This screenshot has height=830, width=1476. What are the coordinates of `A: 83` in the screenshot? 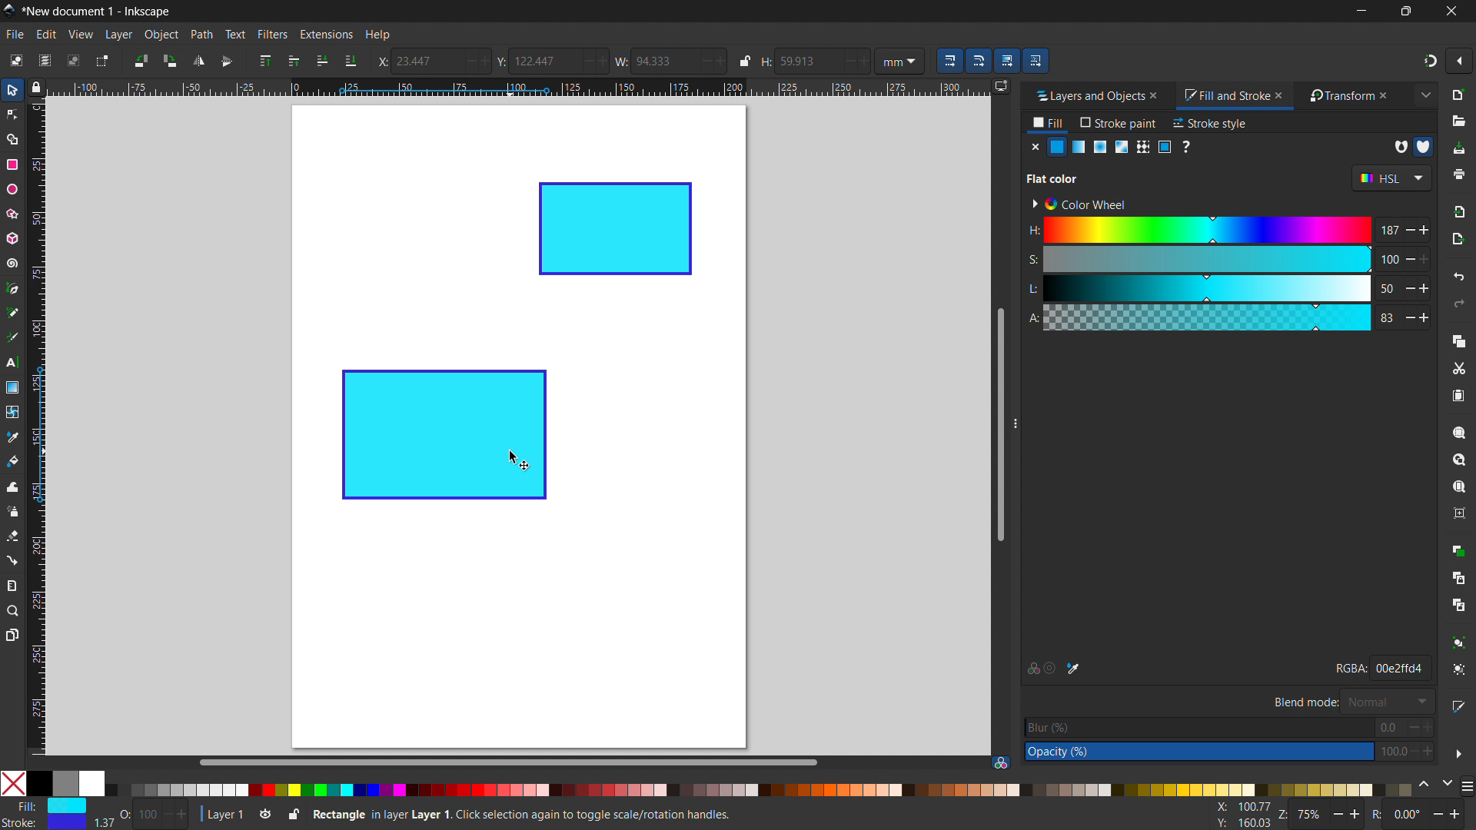 It's located at (1226, 317).